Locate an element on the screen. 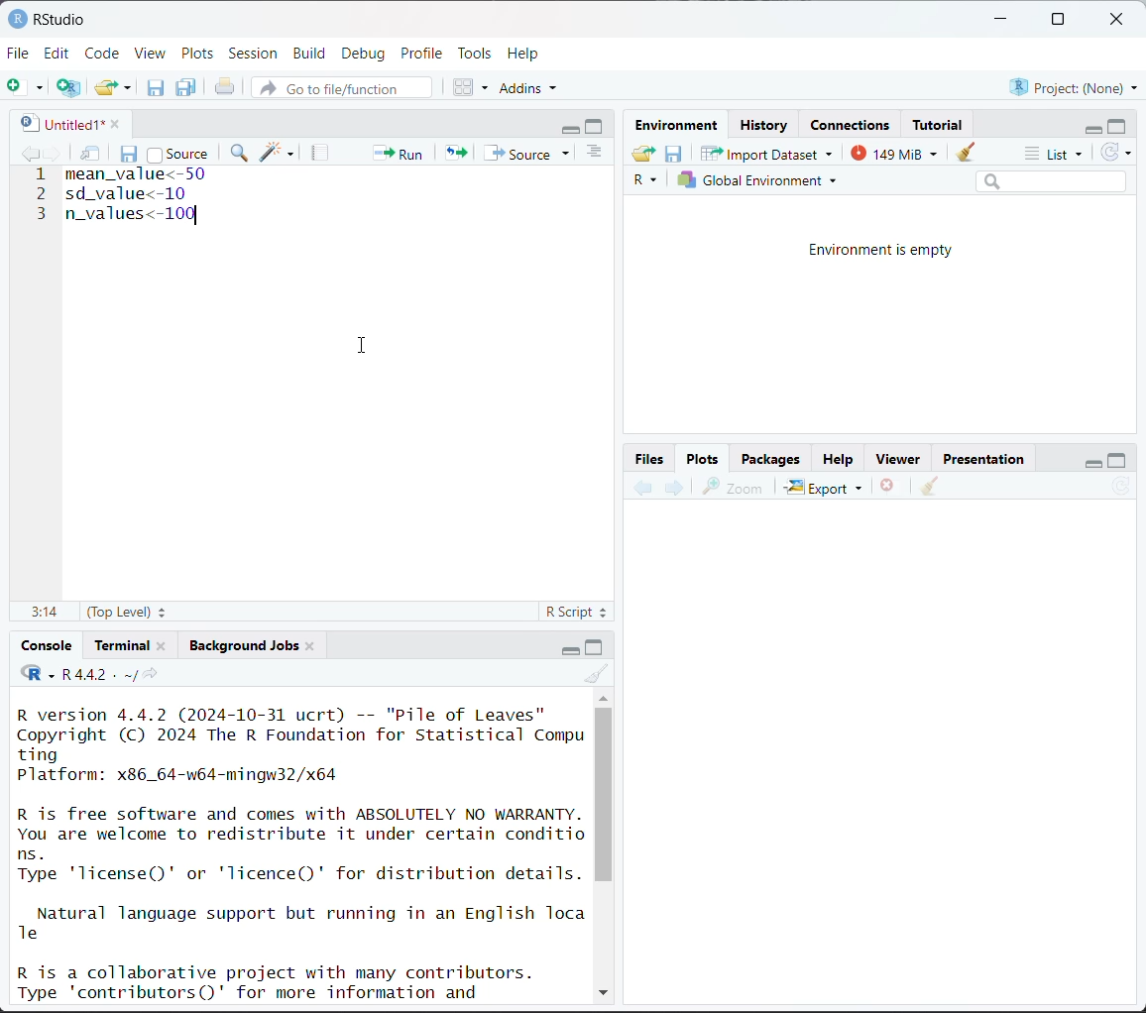 This screenshot has width=1146, height=1013. Export is located at coordinates (825, 487).